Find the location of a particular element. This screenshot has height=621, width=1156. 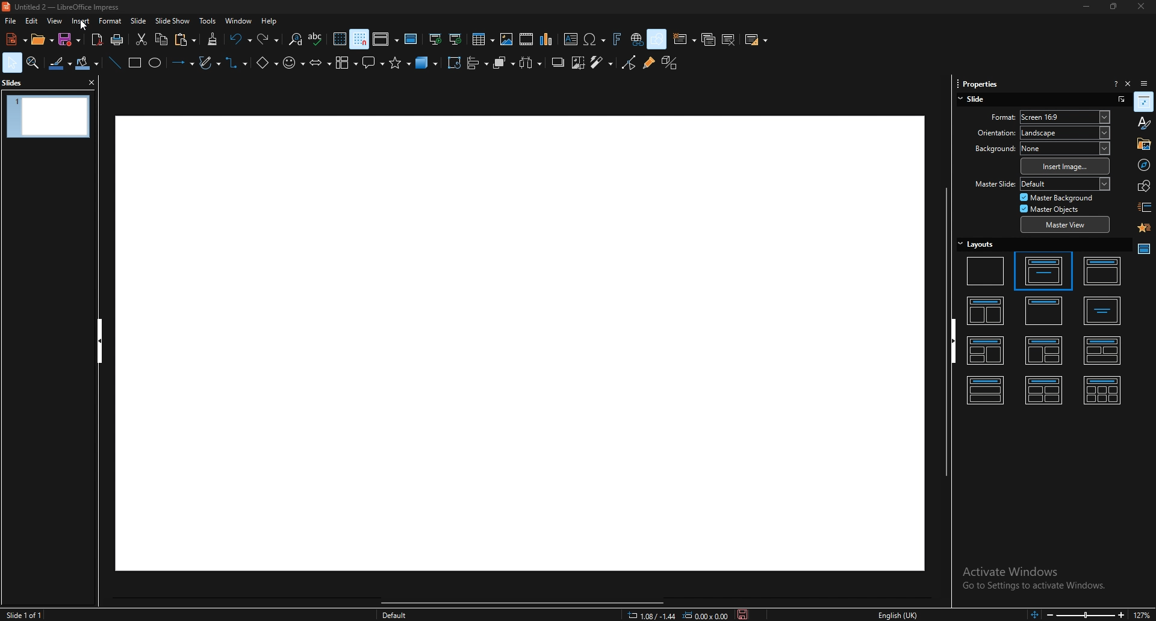

select is located at coordinates (12, 63).